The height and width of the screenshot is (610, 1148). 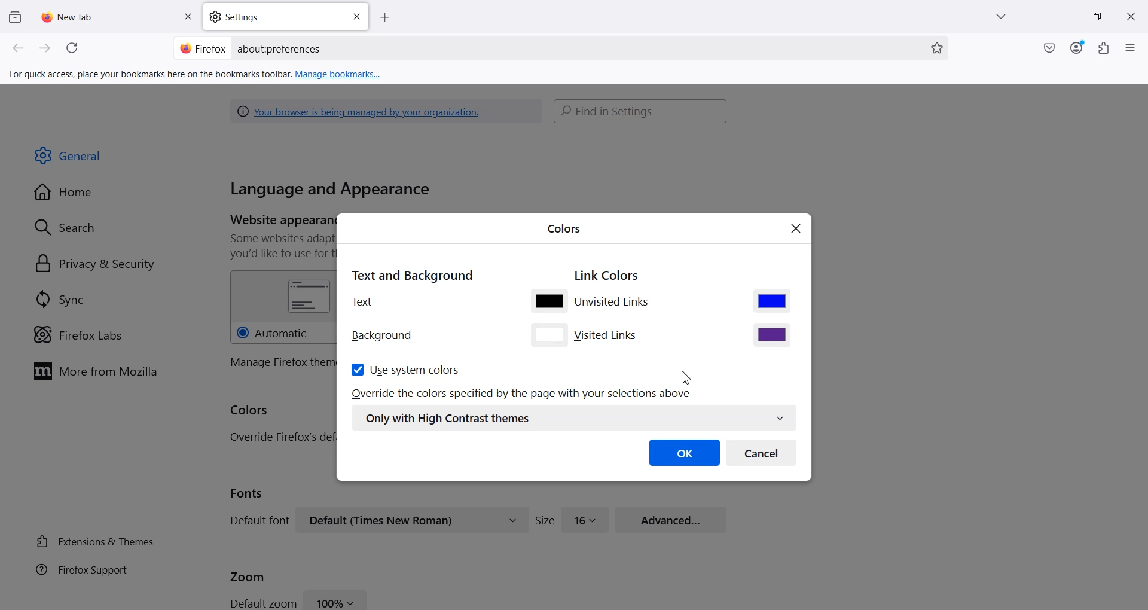 What do you see at coordinates (564, 227) in the screenshot?
I see `Colors` at bounding box center [564, 227].